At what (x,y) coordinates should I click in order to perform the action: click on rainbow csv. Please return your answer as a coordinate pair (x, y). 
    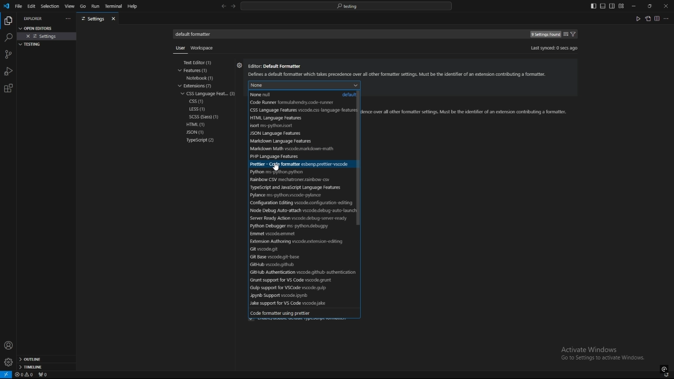
    Looking at the image, I should click on (293, 180).